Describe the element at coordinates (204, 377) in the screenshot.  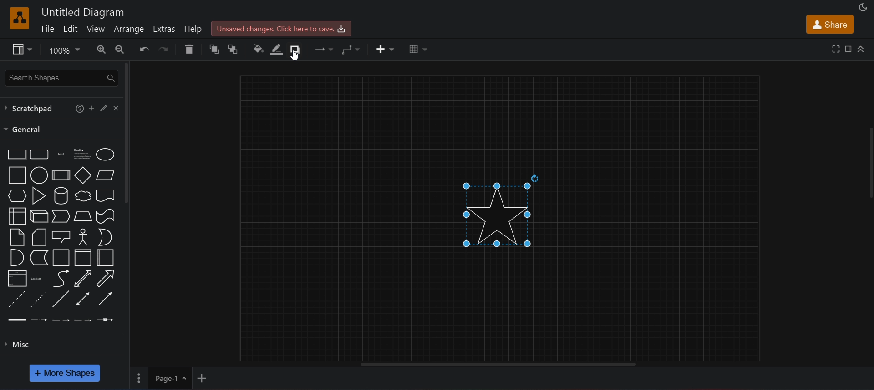
I see `add page` at that location.